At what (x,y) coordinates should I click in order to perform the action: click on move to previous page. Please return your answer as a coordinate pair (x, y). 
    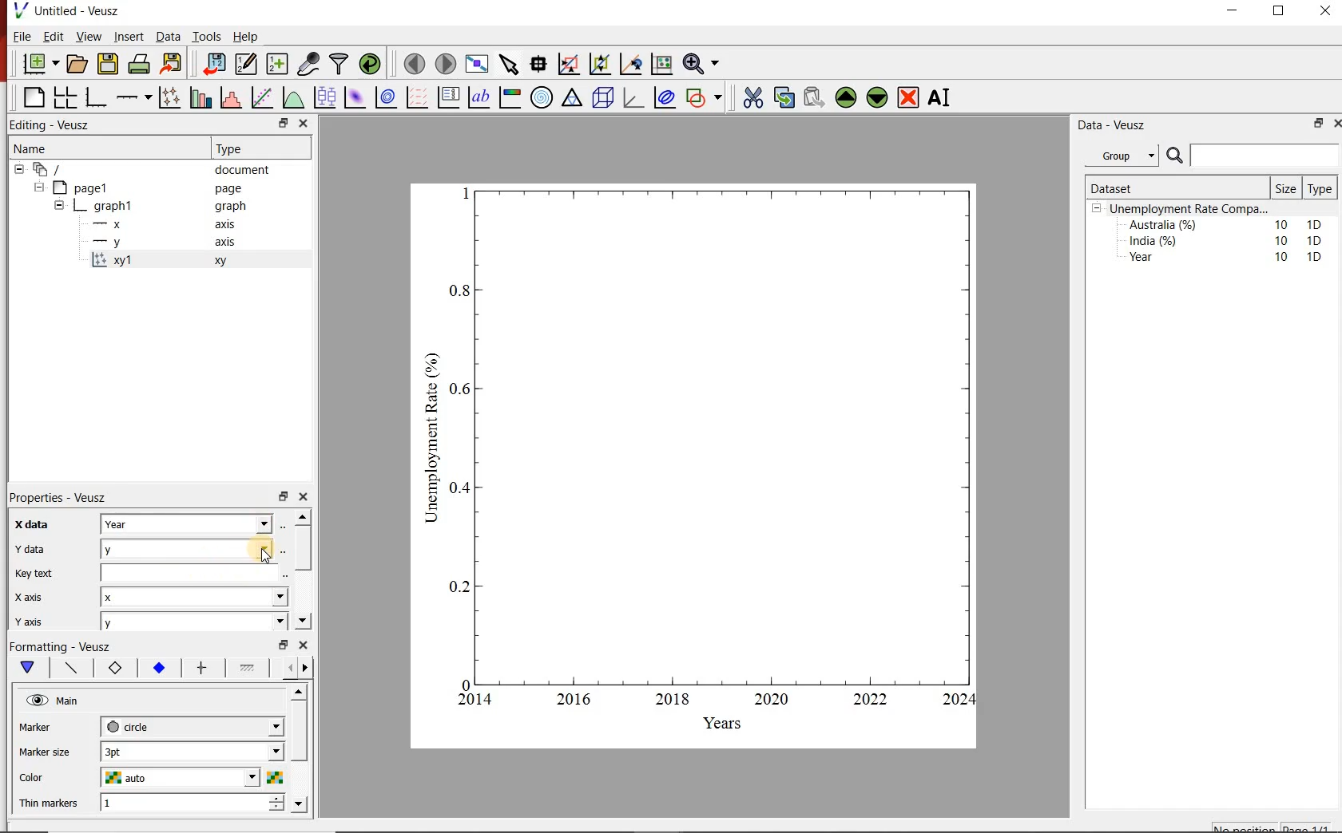
    Looking at the image, I should click on (415, 62).